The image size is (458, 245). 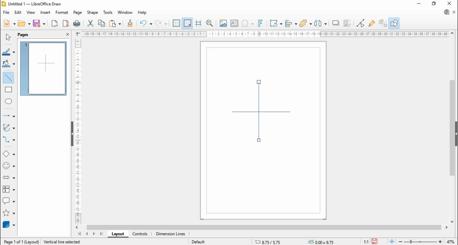 I want to click on crop, so click(x=349, y=23).